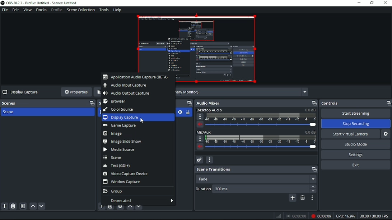  What do you see at coordinates (117, 10) in the screenshot?
I see `Help` at bounding box center [117, 10].